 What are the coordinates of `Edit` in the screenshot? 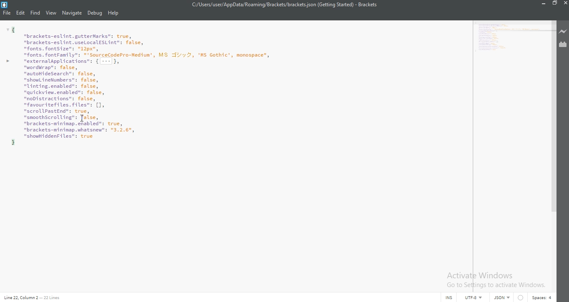 It's located at (20, 13).